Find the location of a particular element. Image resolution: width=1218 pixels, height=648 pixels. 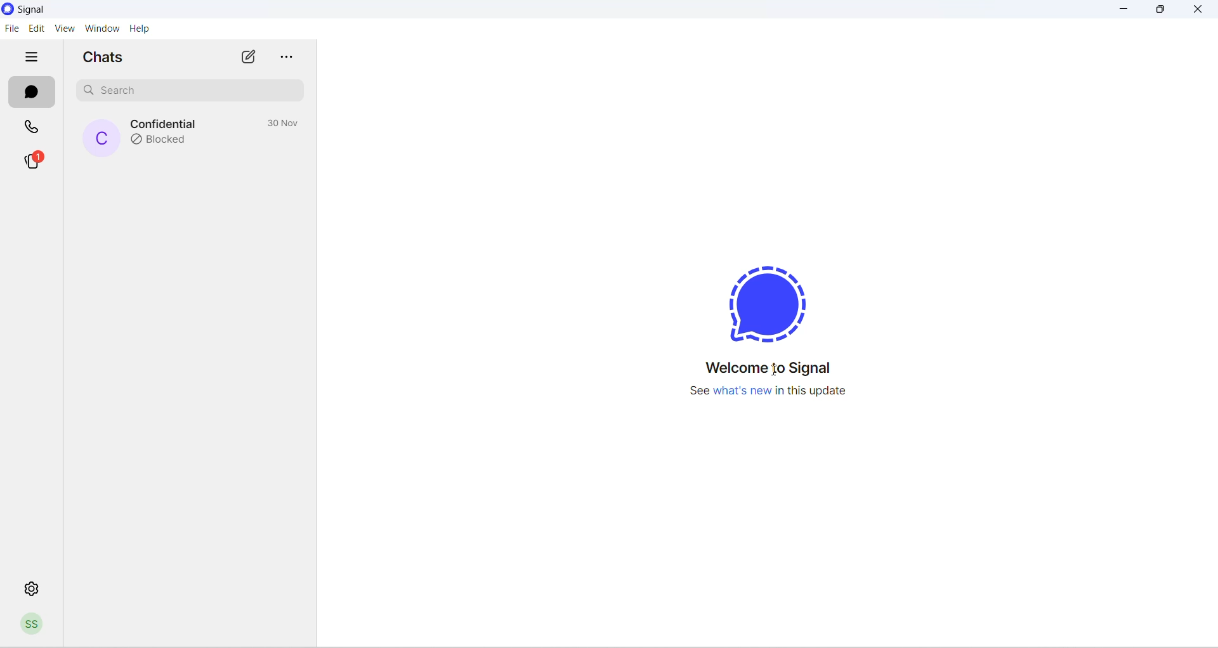

minimize is located at coordinates (1127, 11).